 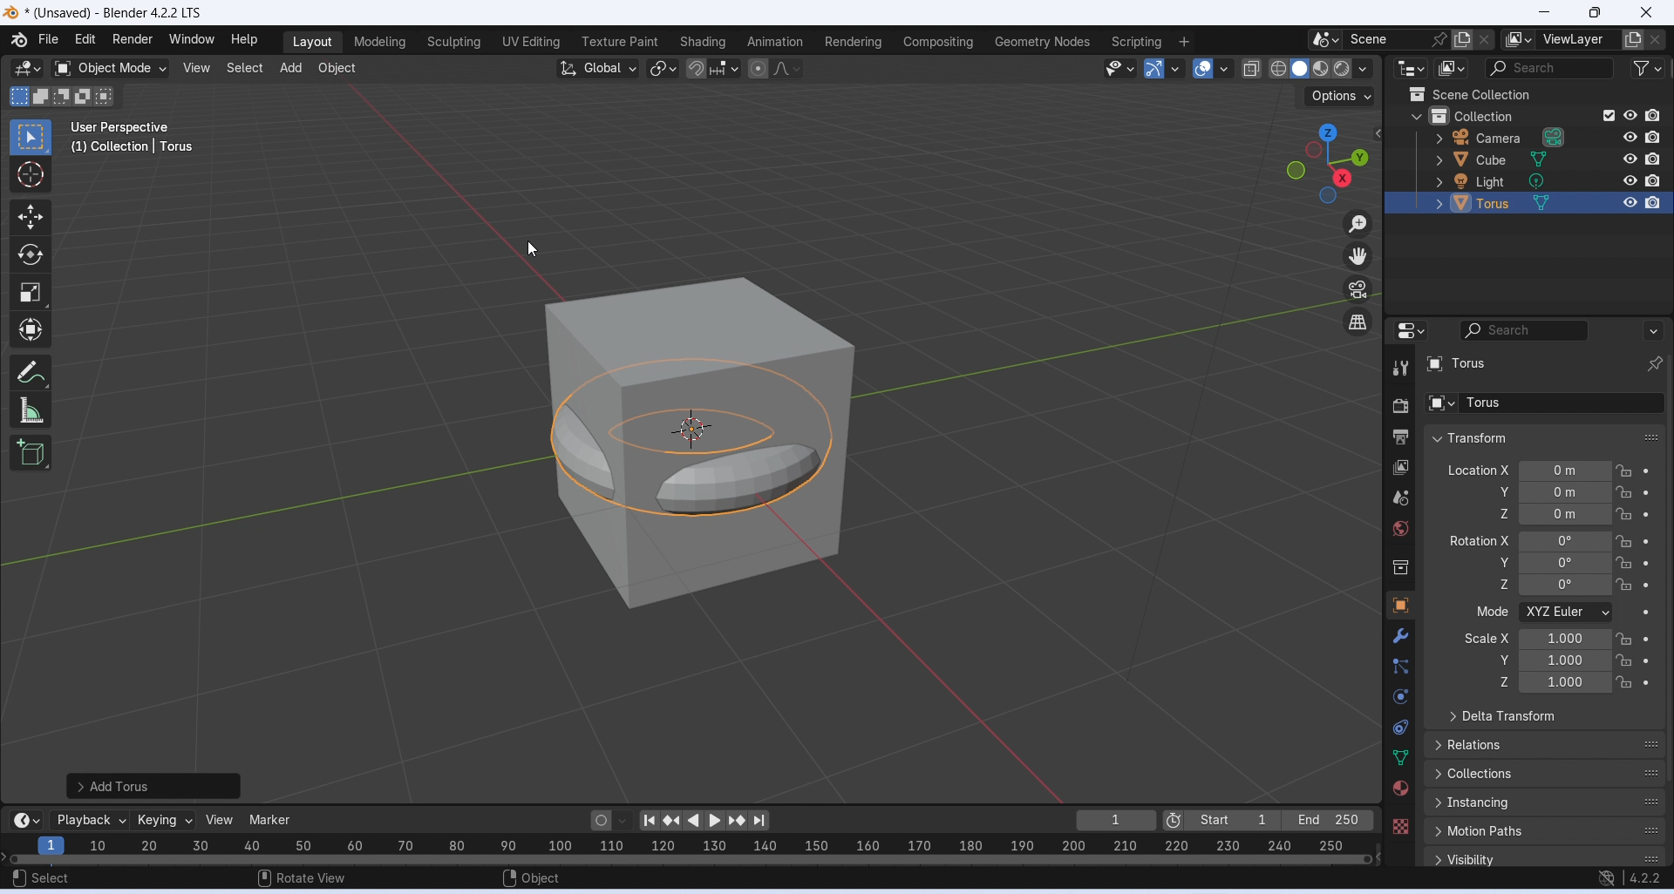 I want to click on View layer, so click(x=1402, y=469).